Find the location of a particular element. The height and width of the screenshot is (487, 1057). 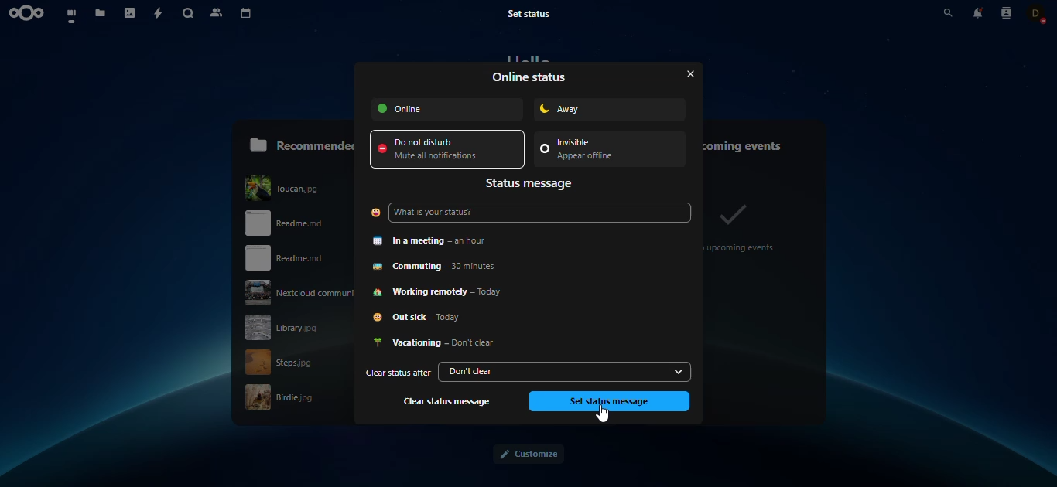

don't clear is located at coordinates (553, 371).